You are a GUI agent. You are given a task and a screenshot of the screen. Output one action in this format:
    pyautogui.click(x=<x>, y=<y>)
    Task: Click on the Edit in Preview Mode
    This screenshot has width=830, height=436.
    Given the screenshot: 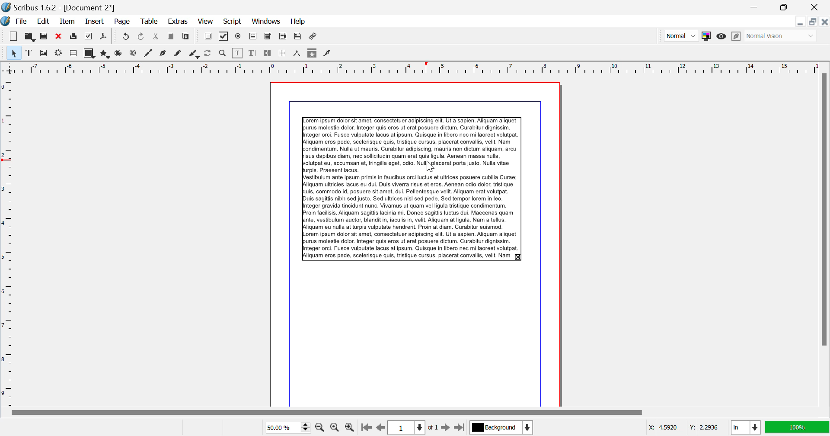 What is the action you would take?
    pyautogui.click(x=737, y=36)
    